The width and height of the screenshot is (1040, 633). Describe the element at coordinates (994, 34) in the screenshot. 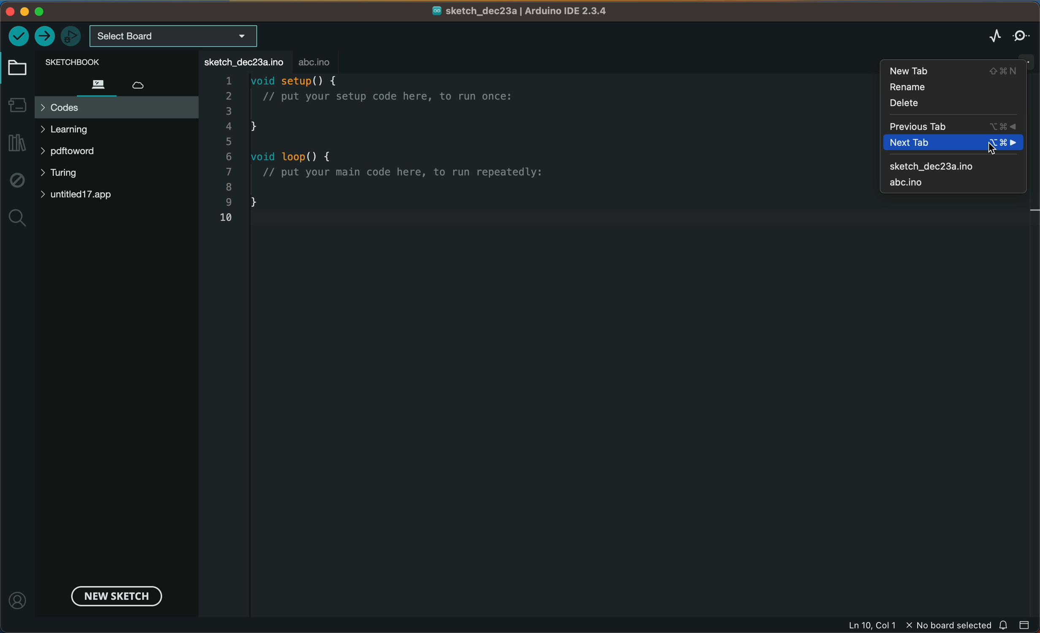

I see `serial plotter` at that location.